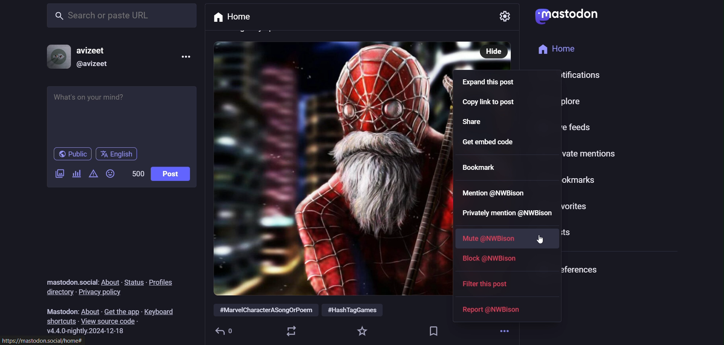  What do you see at coordinates (478, 123) in the screenshot?
I see `share` at bounding box center [478, 123].